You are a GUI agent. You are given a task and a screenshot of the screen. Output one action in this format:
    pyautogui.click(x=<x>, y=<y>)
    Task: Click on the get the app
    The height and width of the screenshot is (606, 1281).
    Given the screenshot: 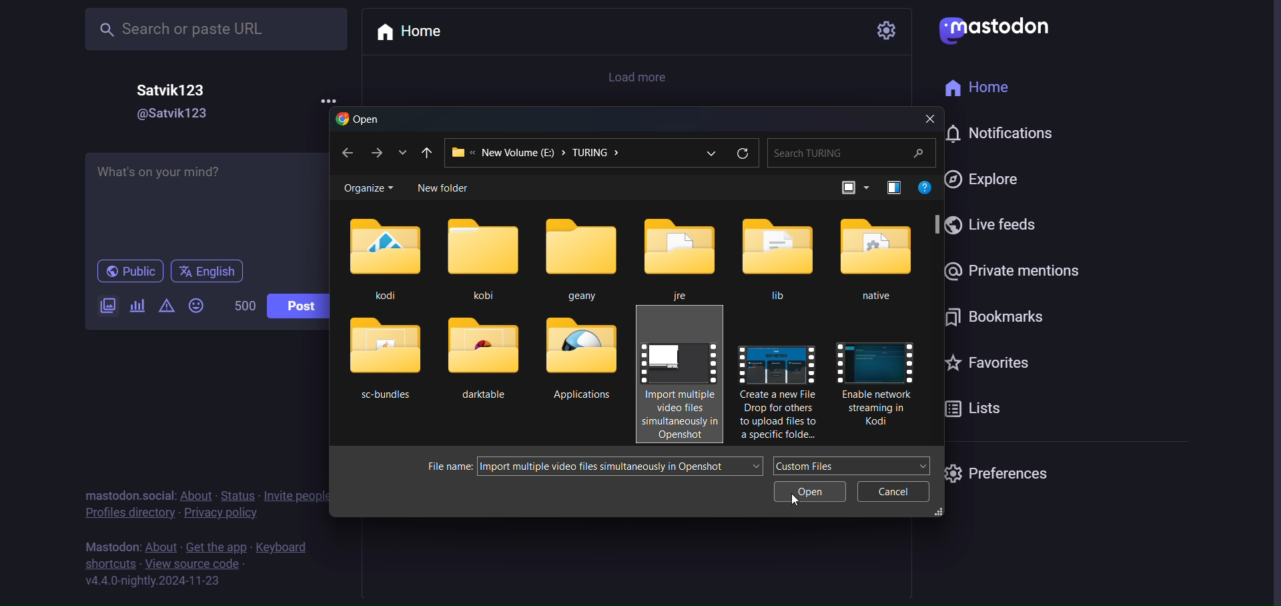 What is the action you would take?
    pyautogui.click(x=217, y=547)
    